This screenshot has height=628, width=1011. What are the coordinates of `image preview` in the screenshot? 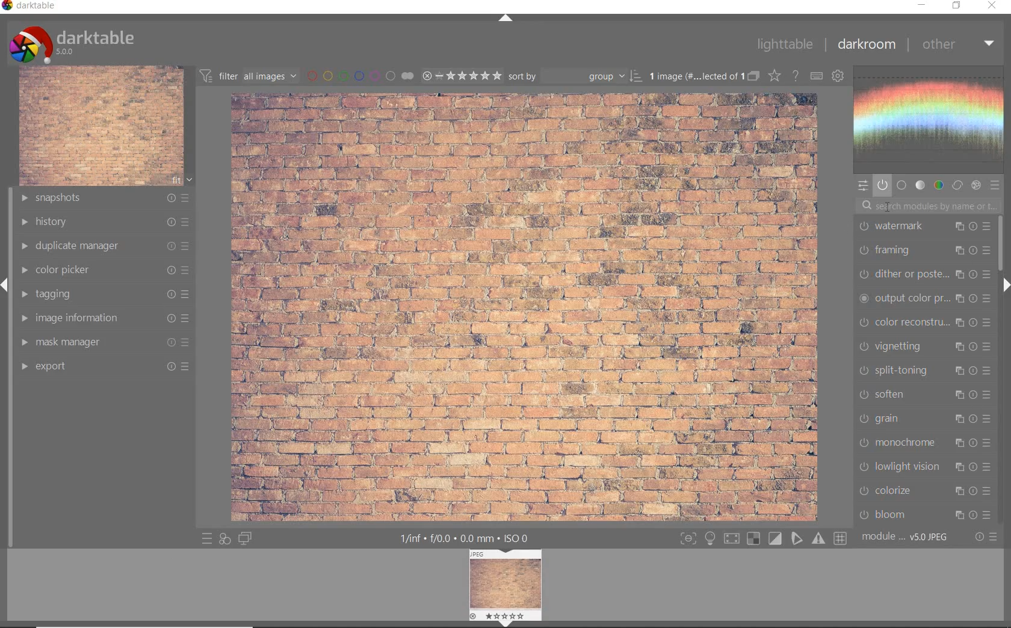 It's located at (507, 583).